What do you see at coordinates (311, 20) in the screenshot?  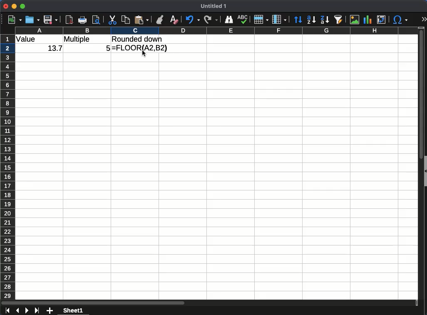 I see `ascending` at bounding box center [311, 20].